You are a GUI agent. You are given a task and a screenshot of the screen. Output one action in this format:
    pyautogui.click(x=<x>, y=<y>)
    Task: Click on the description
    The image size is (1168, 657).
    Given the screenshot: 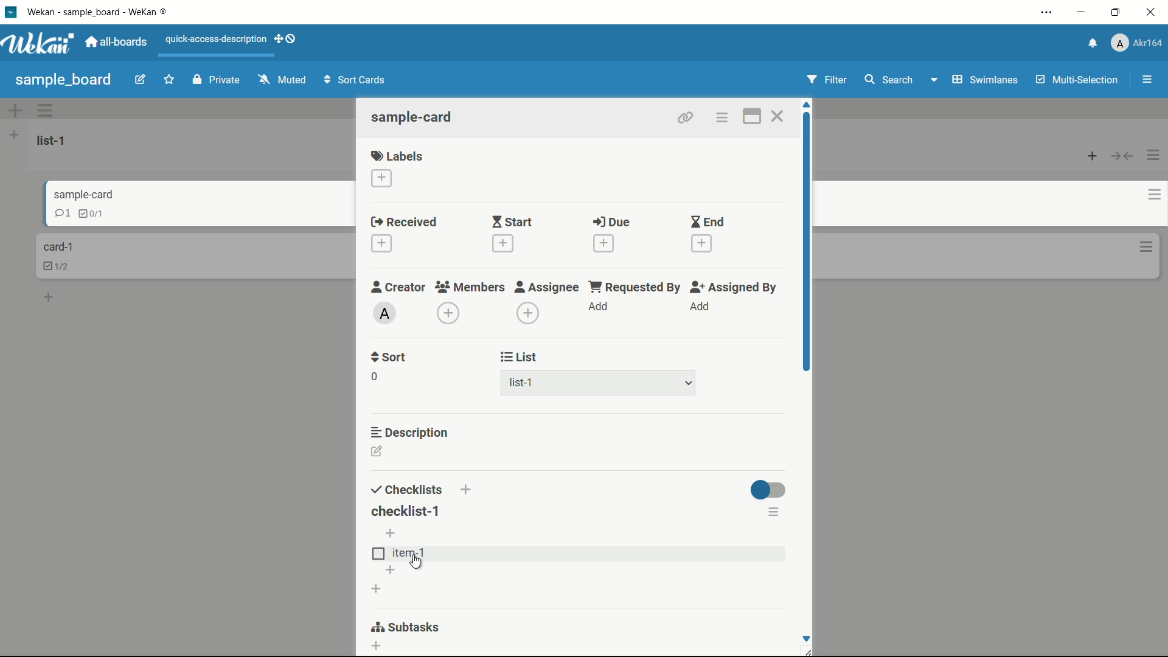 What is the action you would take?
    pyautogui.click(x=410, y=433)
    